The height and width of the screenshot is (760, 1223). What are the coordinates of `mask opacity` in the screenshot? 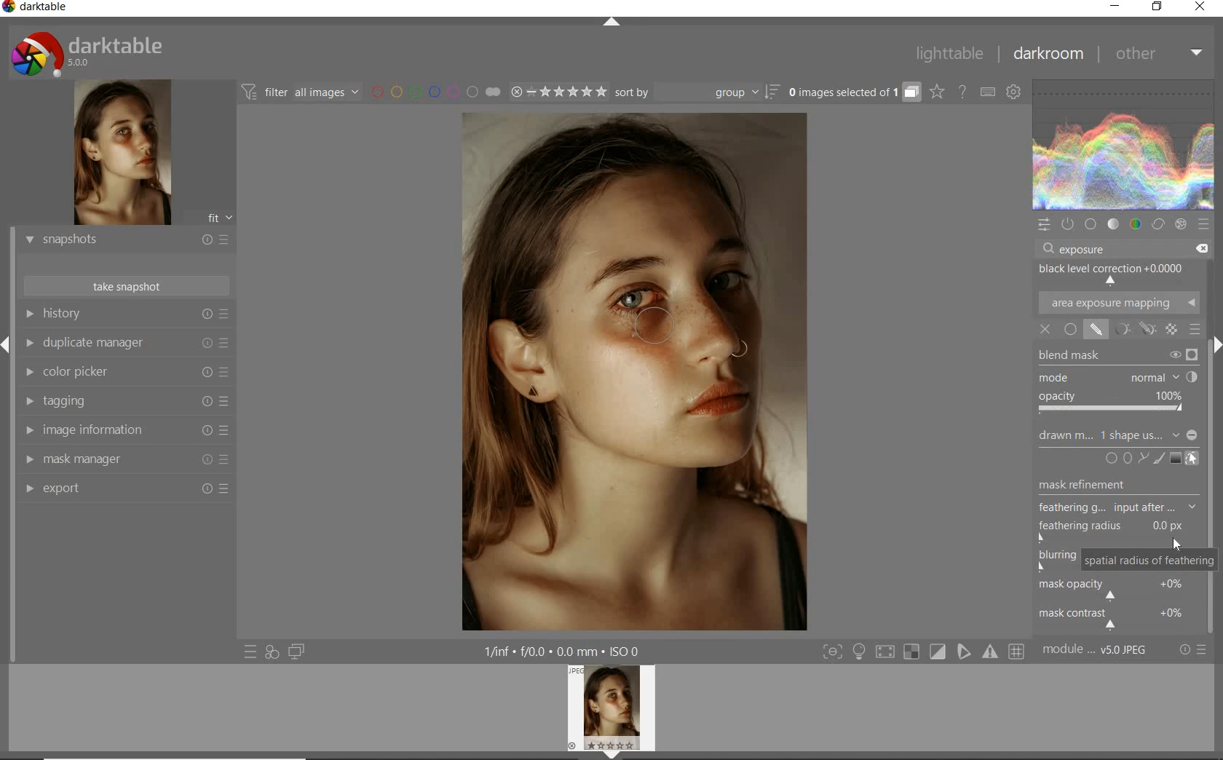 It's located at (1111, 591).